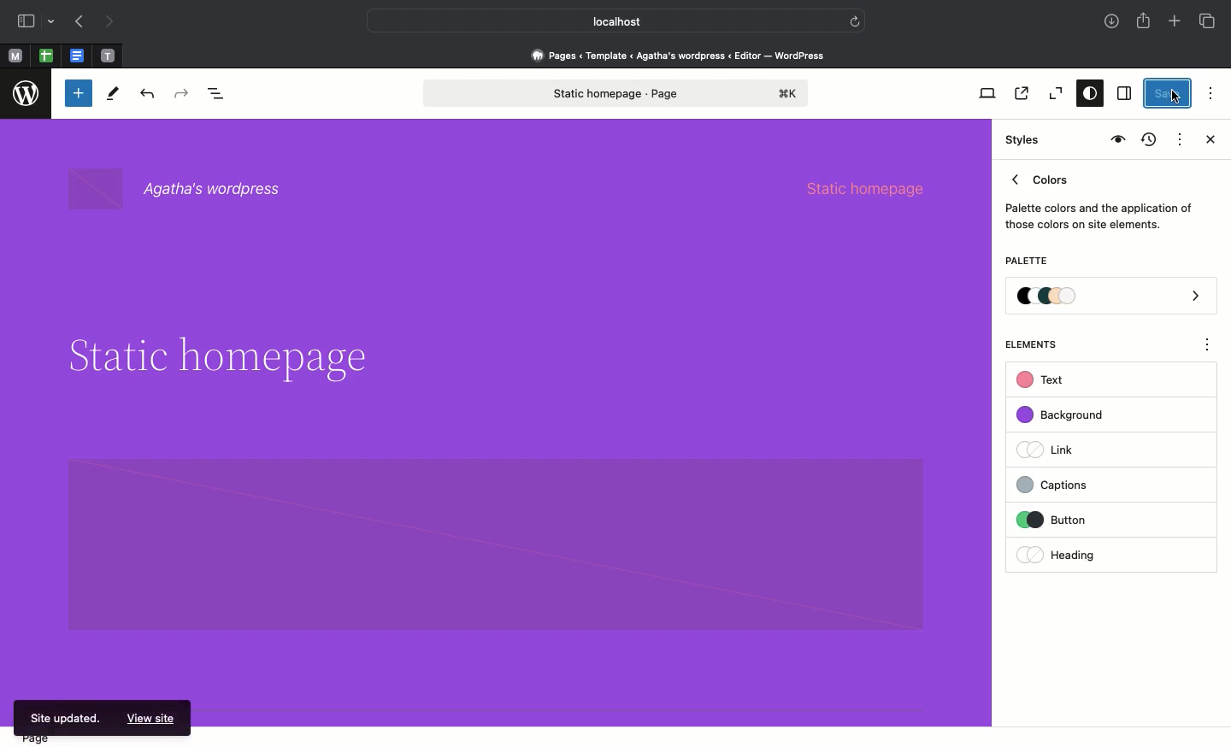 Image resolution: width=1231 pixels, height=747 pixels. What do you see at coordinates (1146, 141) in the screenshot?
I see `Revisions` at bounding box center [1146, 141].